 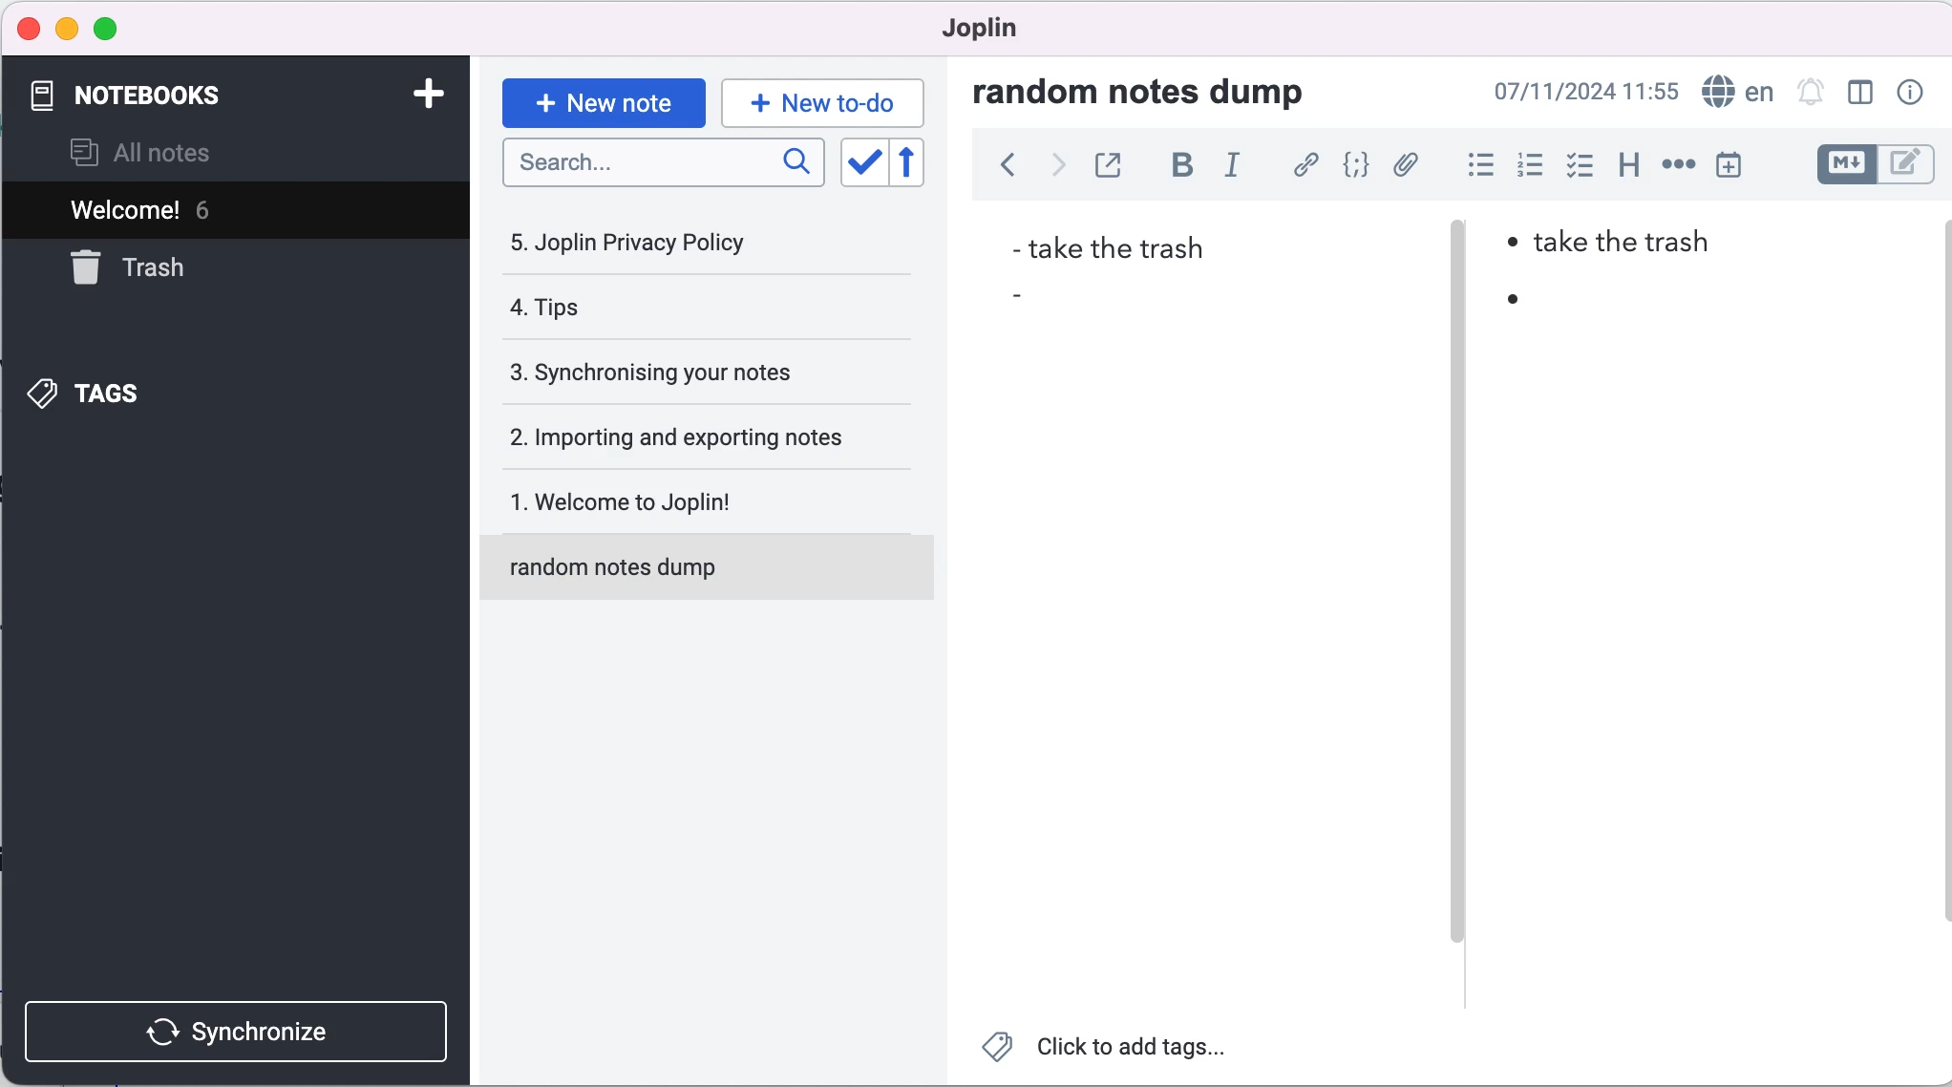 I want to click on toggle editor layout, so click(x=1860, y=94).